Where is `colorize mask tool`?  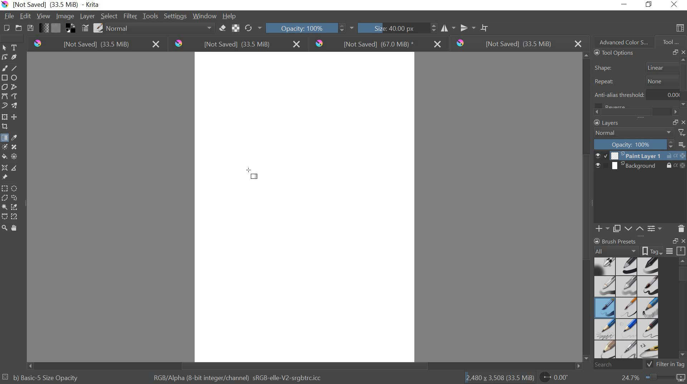 colorize mask tool is located at coordinates (6, 147).